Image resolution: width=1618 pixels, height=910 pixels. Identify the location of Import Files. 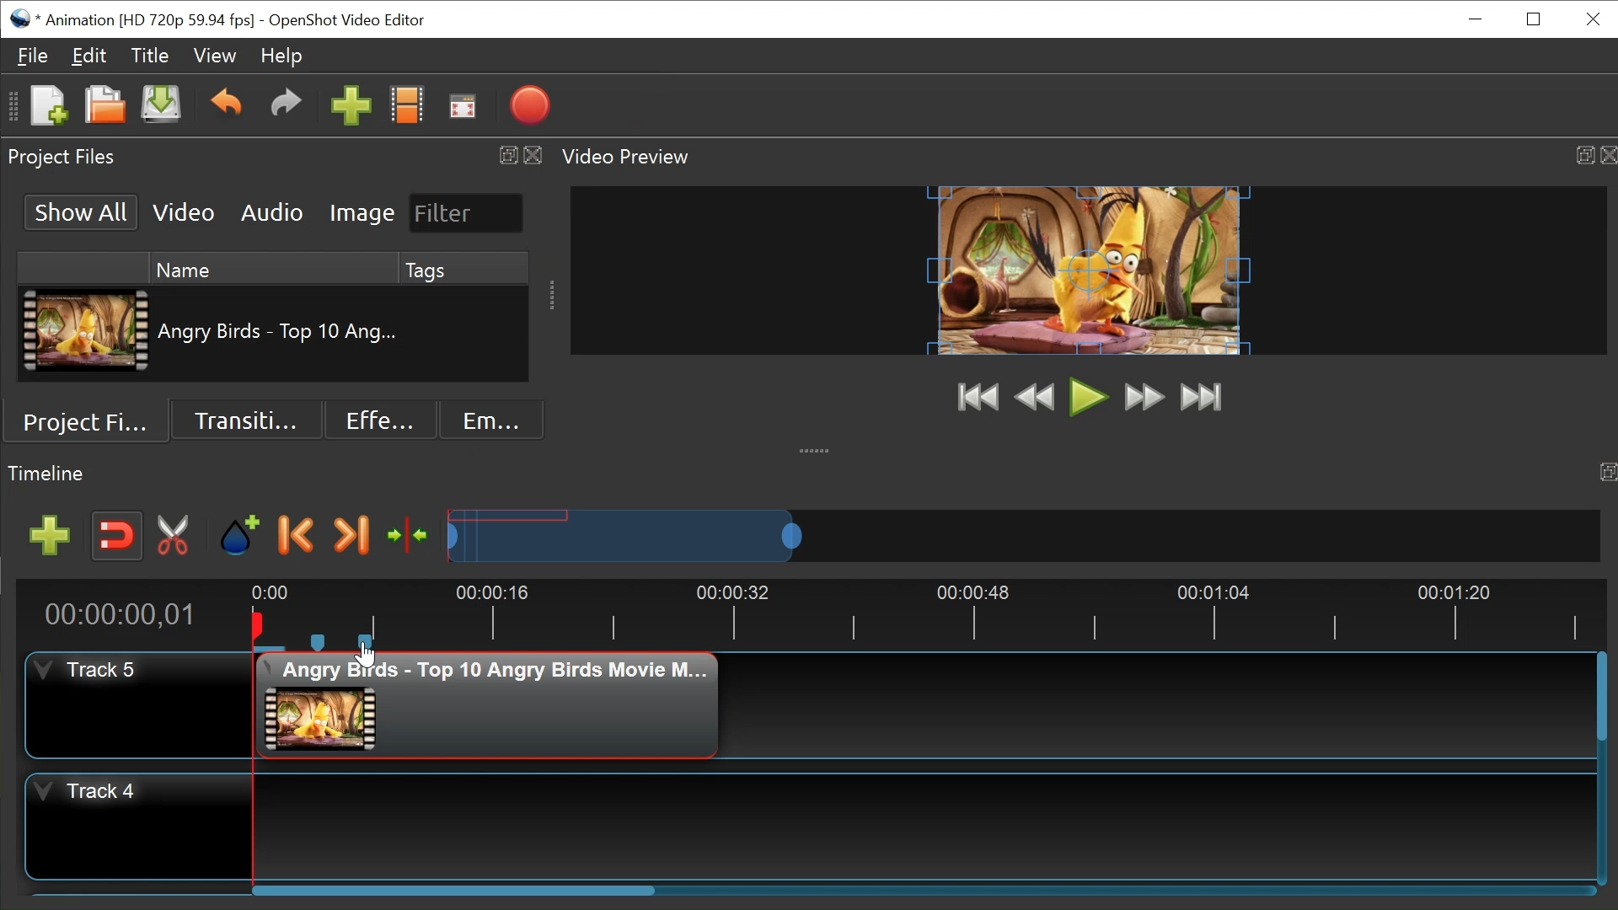
(351, 110).